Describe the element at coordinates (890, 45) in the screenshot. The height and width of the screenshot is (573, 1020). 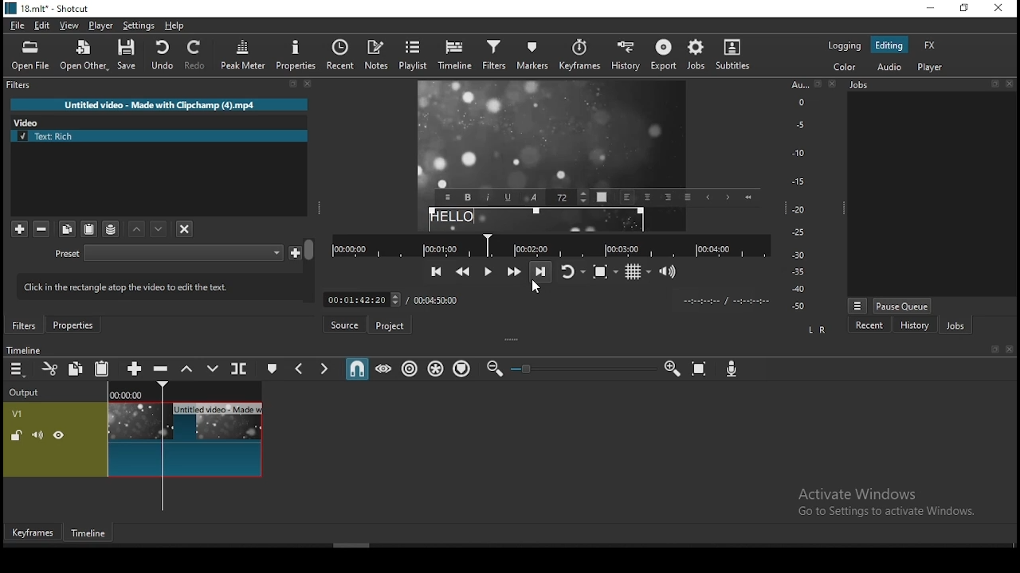
I see `editing` at that location.